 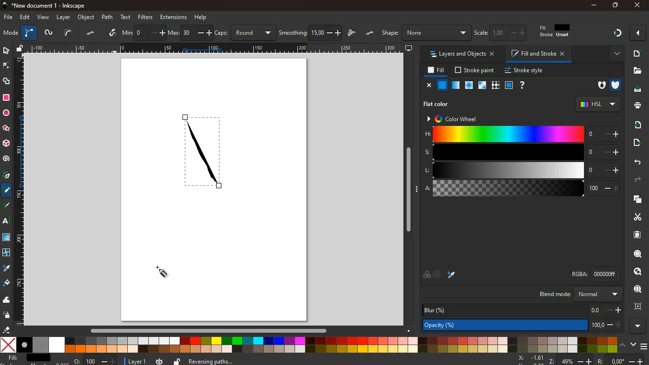 What do you see at coordinates (616, 6) in the screenshot?
I see `maximize` at bounding box center [616, 6].